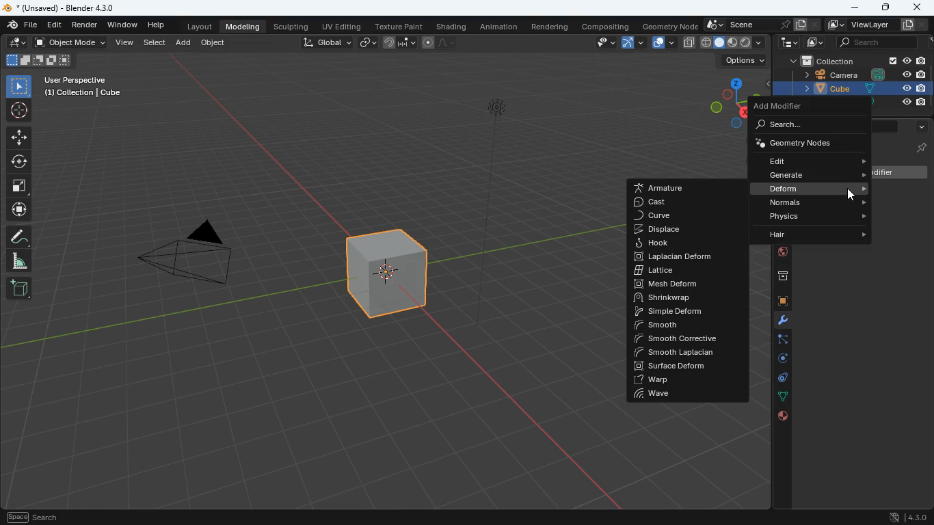  Describe the element at coordinates (776, 254) in the screenshot. I see `globe` at that location.